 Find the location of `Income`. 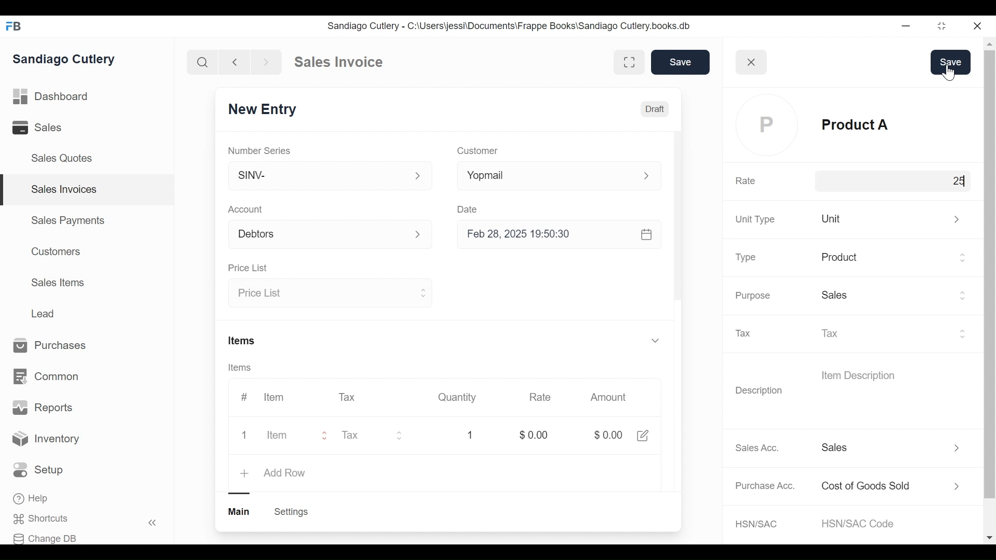

Income is located at coordinates (894, 447).